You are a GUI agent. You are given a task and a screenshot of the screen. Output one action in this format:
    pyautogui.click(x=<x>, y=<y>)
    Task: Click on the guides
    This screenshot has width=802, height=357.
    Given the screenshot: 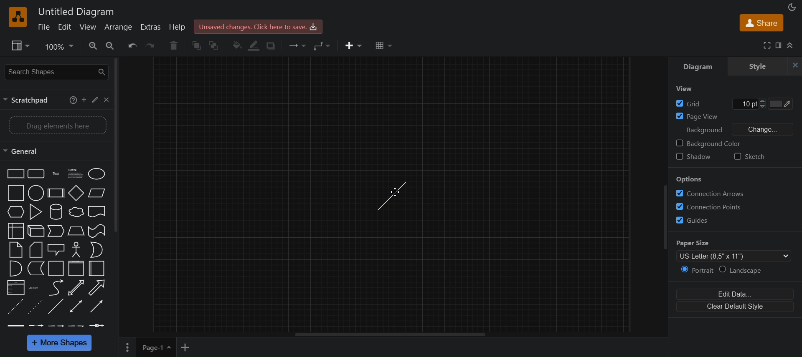 What is the action you would take?
    pyautogui.click(x=698, y=220)
    